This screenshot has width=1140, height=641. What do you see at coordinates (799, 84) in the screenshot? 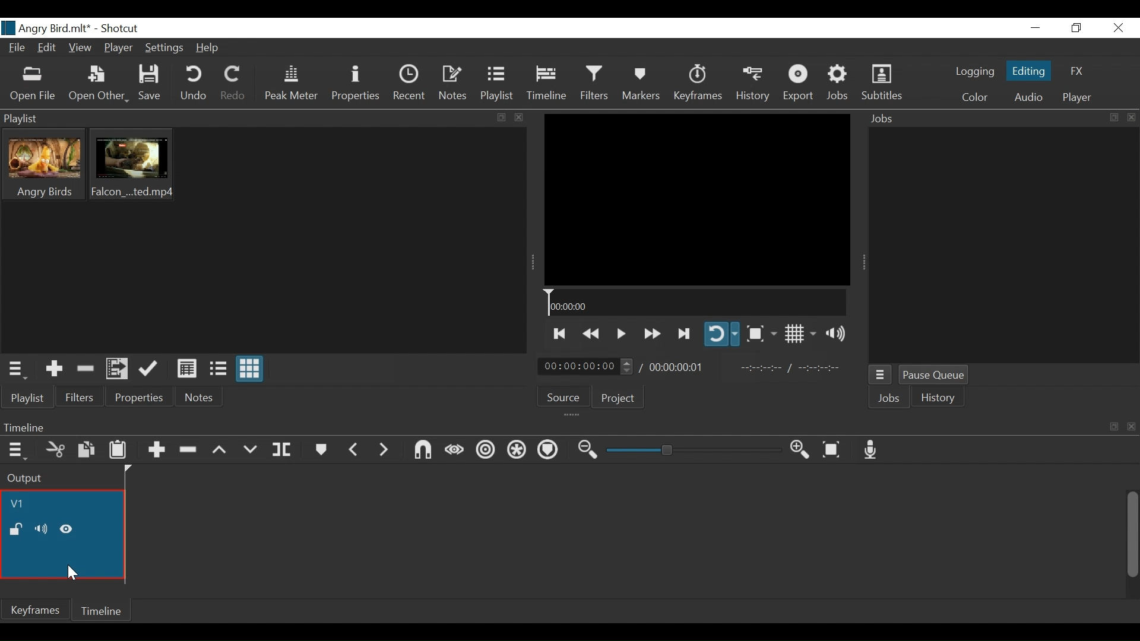
I see `Export` at bounding box center [799, 84].